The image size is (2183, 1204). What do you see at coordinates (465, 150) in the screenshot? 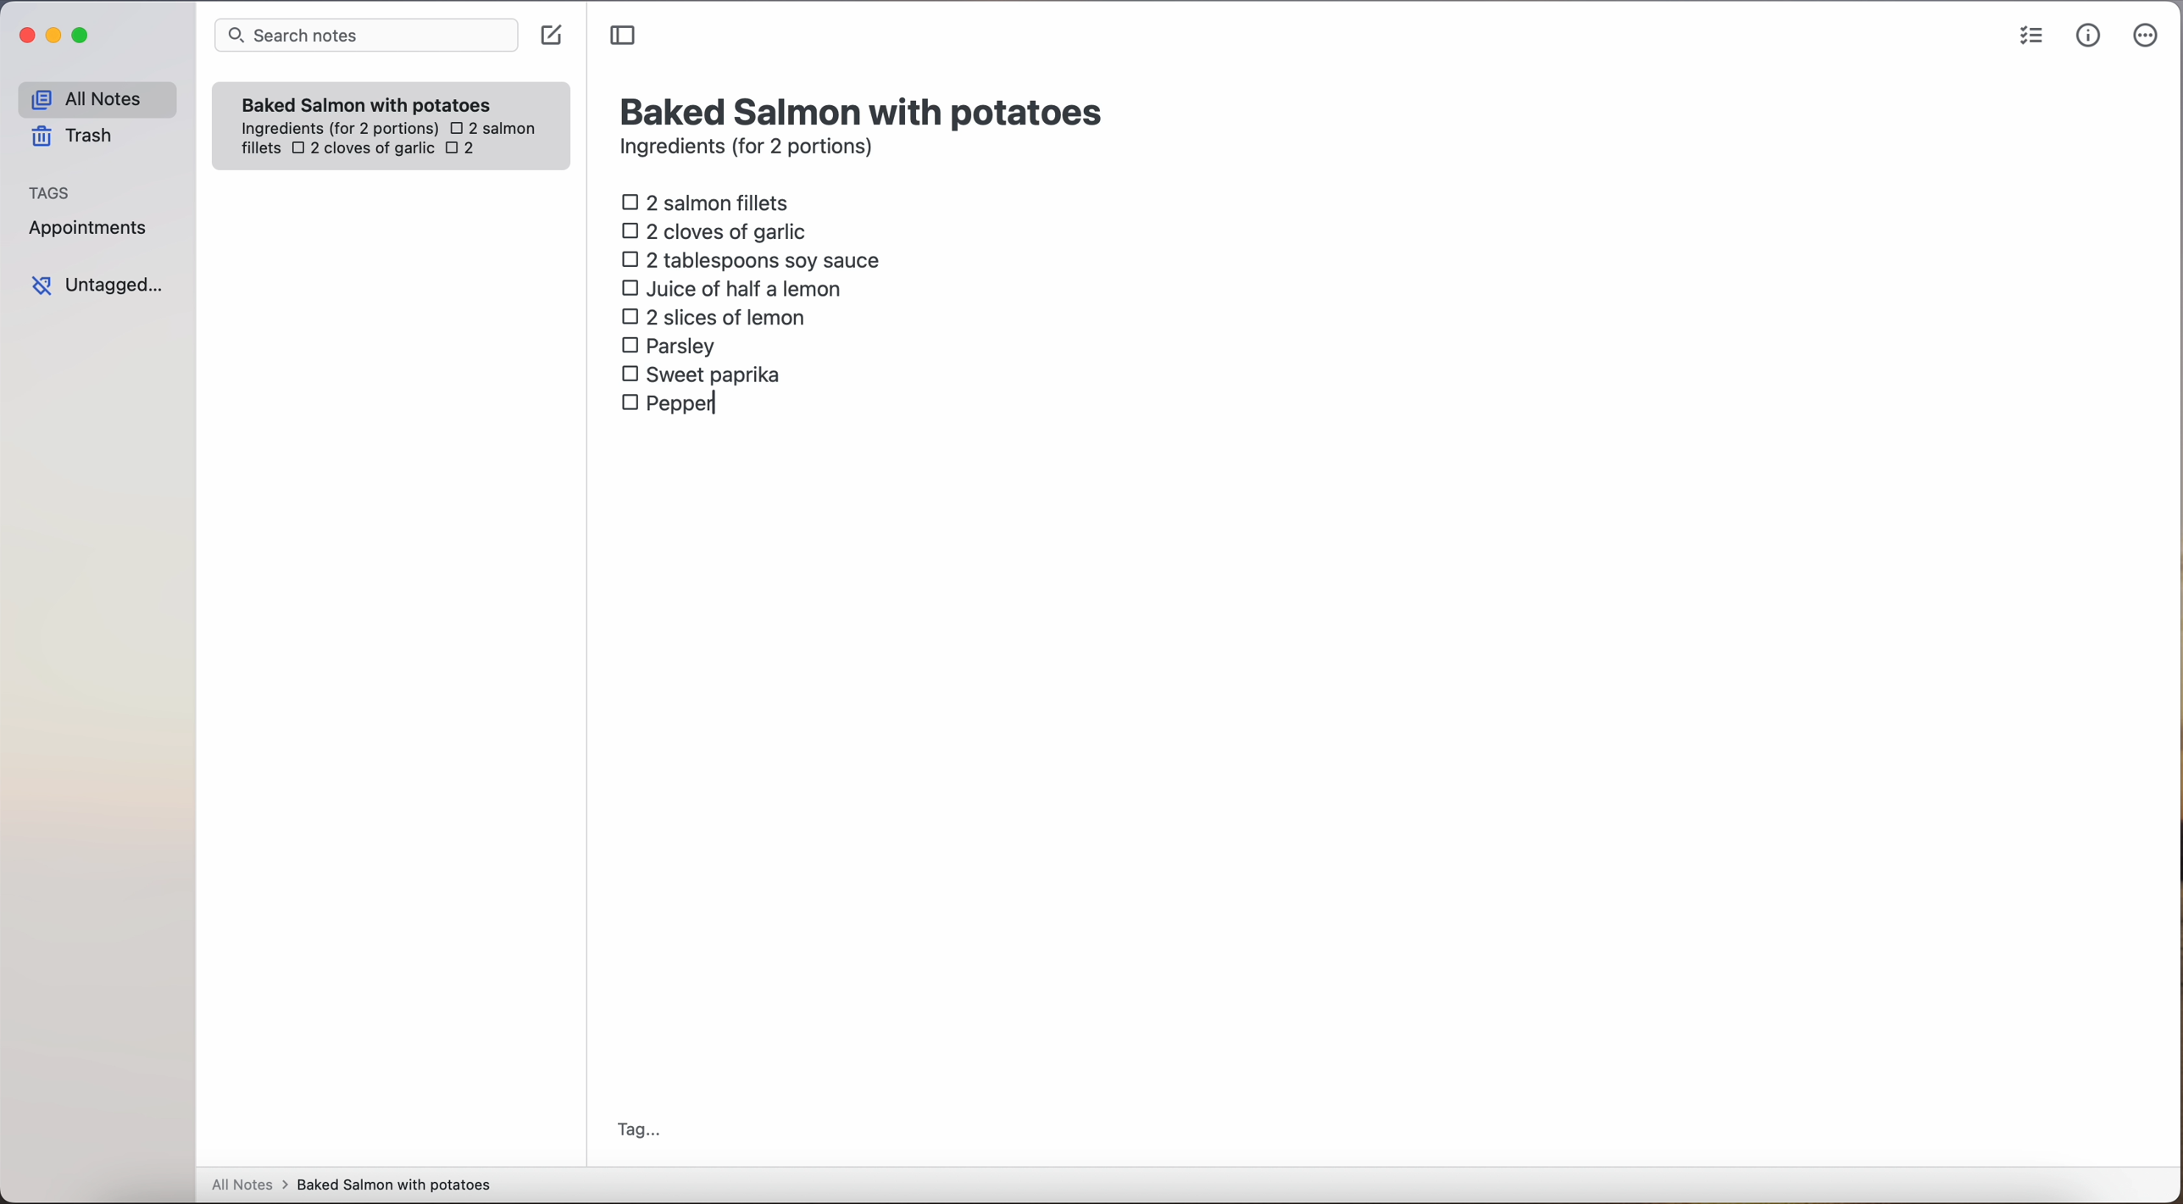
I see `2 ` at bounding box center [465, 150].